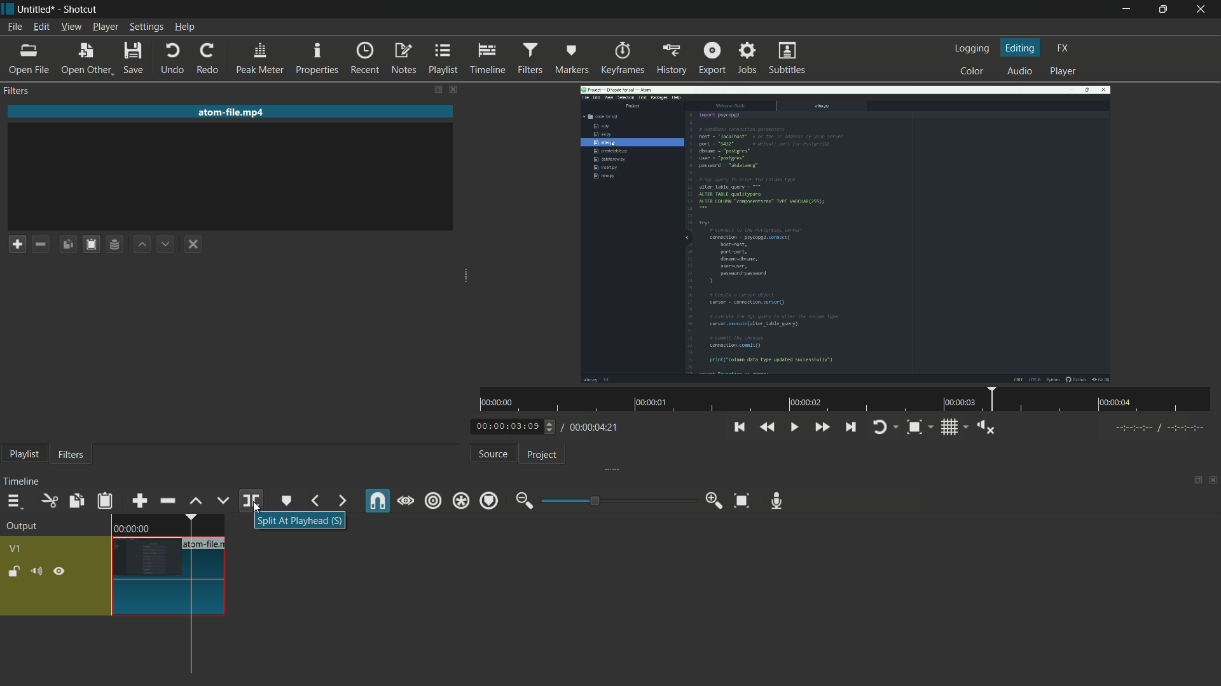 The height and width of the screenshot is (686, 1221). What do you see at coordinates (72, 27) in the screenshot?
I see `view menu` at bounding box center [72, 27].